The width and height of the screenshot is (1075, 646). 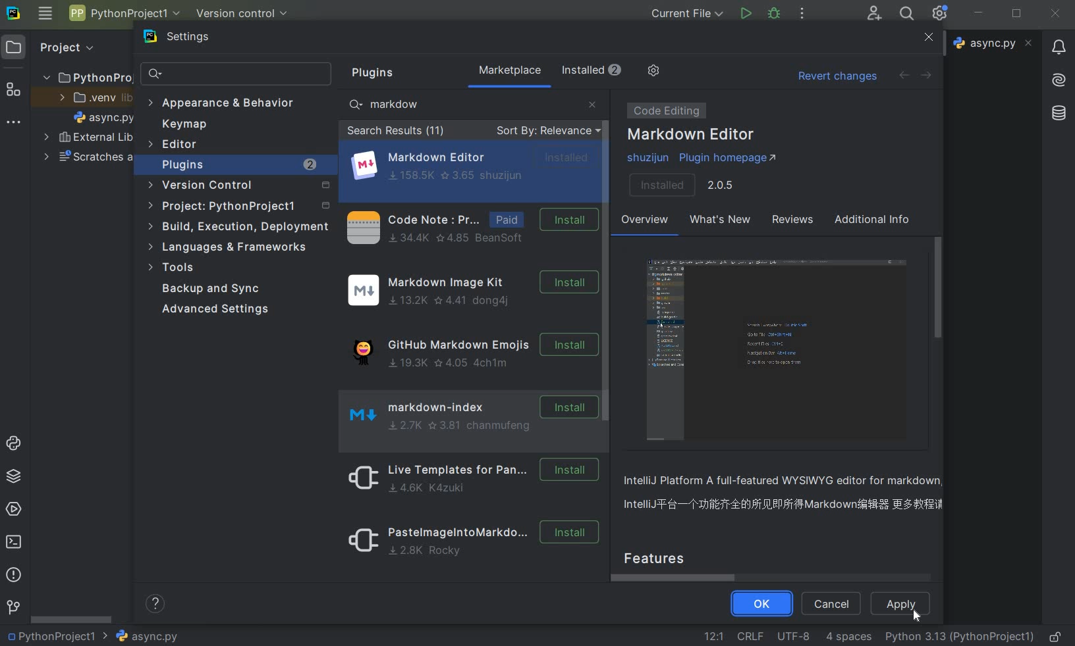 I want to click on python packages, so click(x=13, y=478).